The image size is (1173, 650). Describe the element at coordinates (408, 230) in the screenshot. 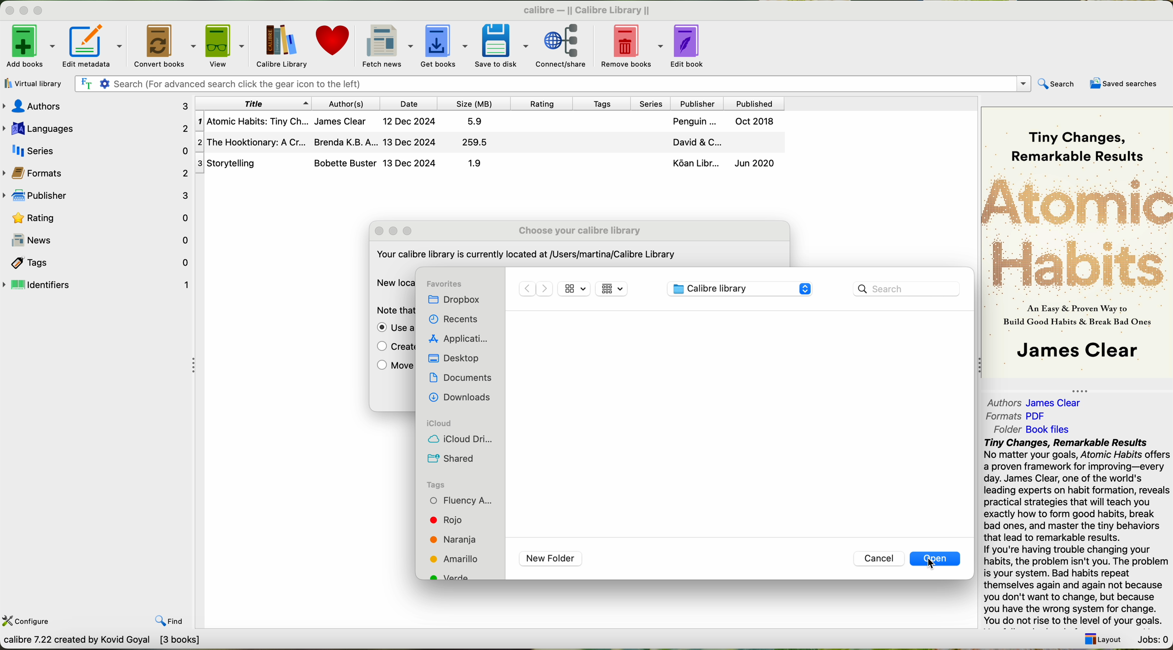

I see `maximize window` at that location.